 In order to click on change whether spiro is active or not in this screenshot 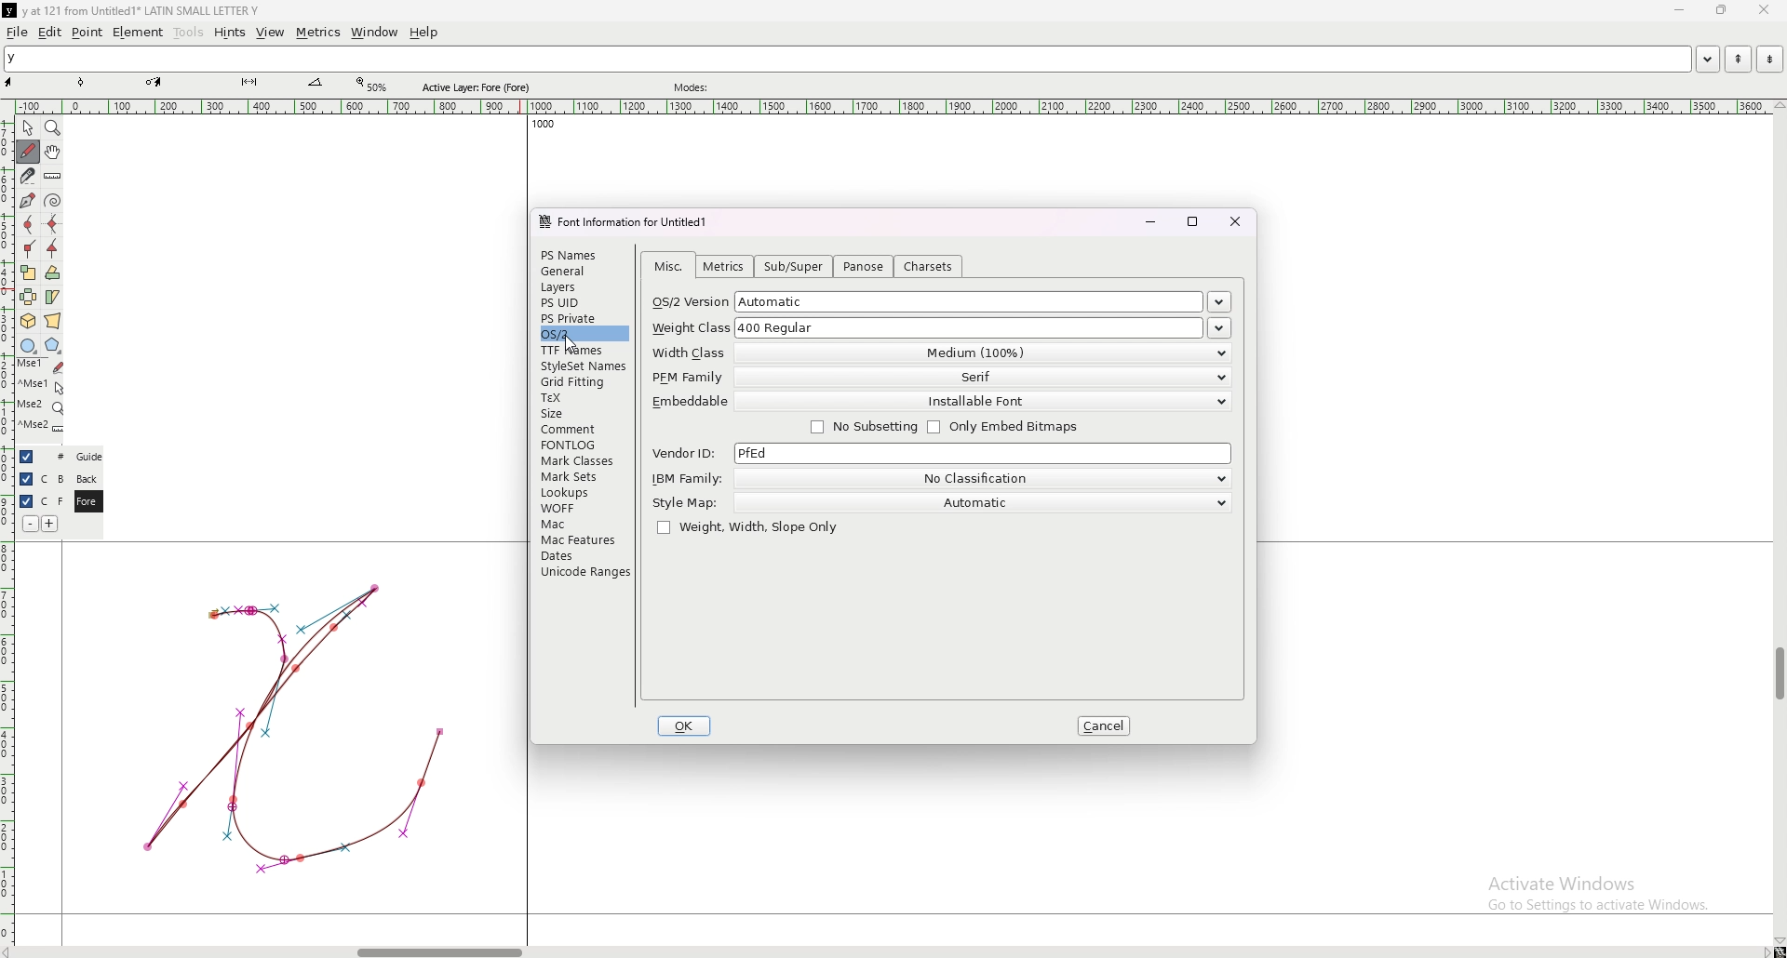, I will do `click(53, 200)`.